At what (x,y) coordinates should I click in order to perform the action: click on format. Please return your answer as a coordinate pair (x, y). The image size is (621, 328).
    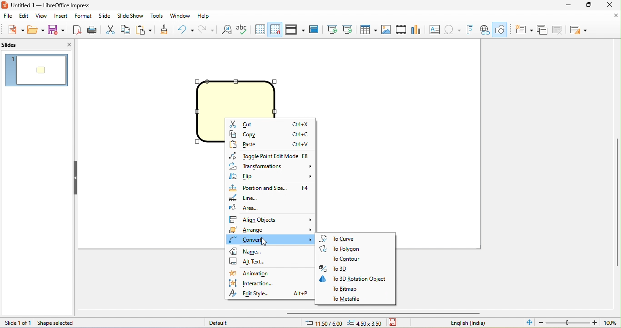
    Looking at the image, I should click on (84, 16).